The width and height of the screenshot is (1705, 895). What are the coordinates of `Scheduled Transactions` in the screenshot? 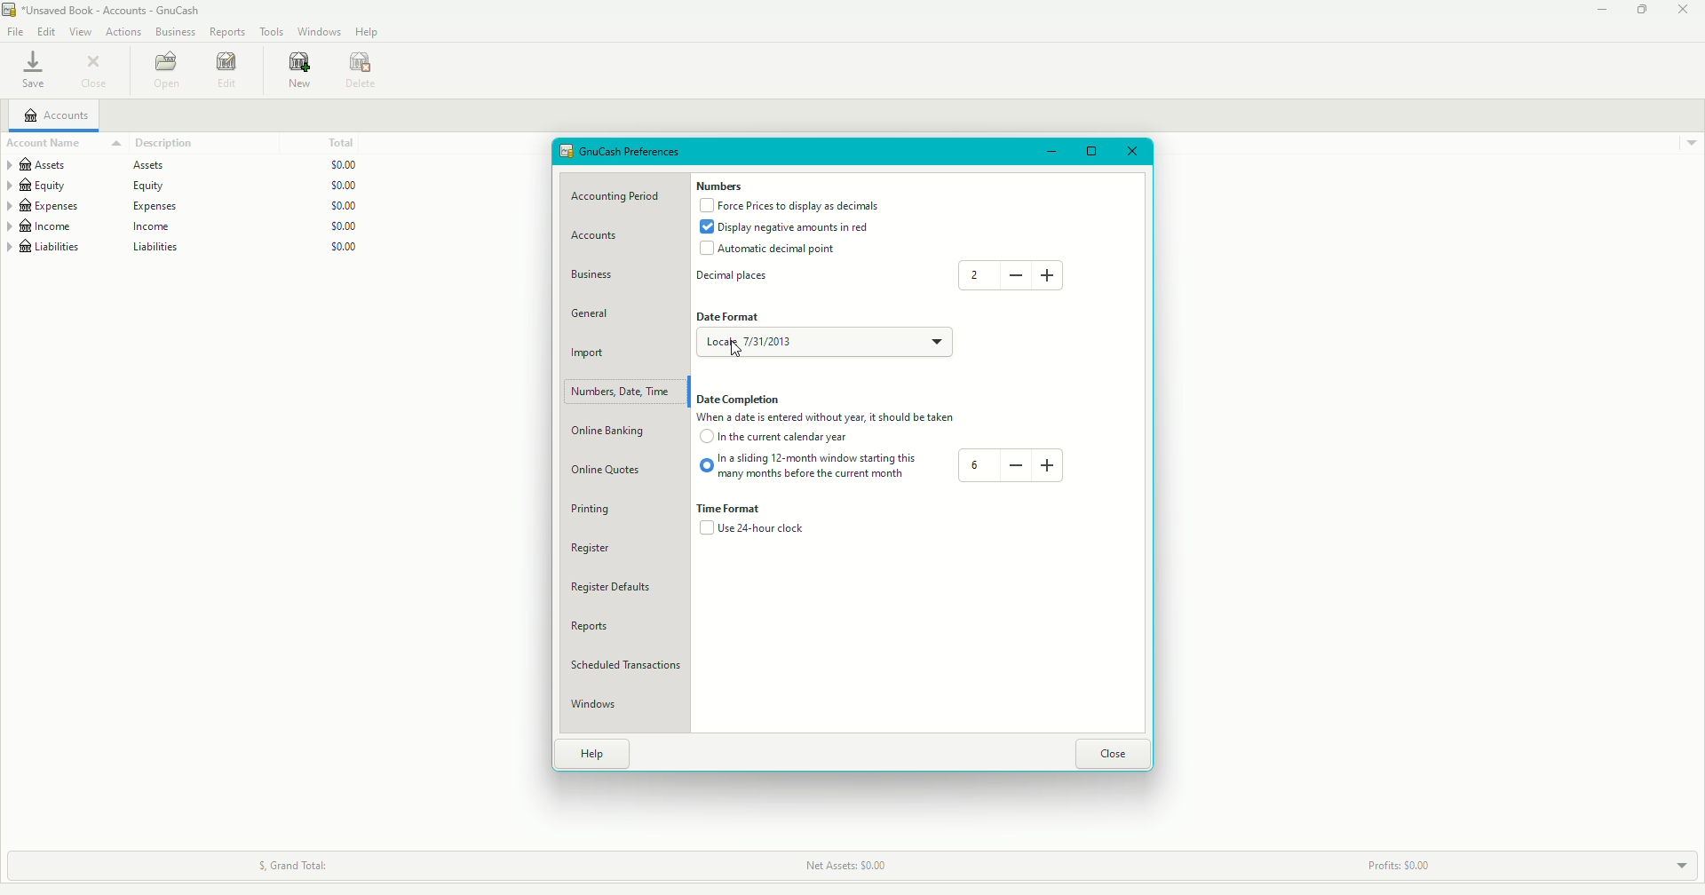 It's located at (633, 666).